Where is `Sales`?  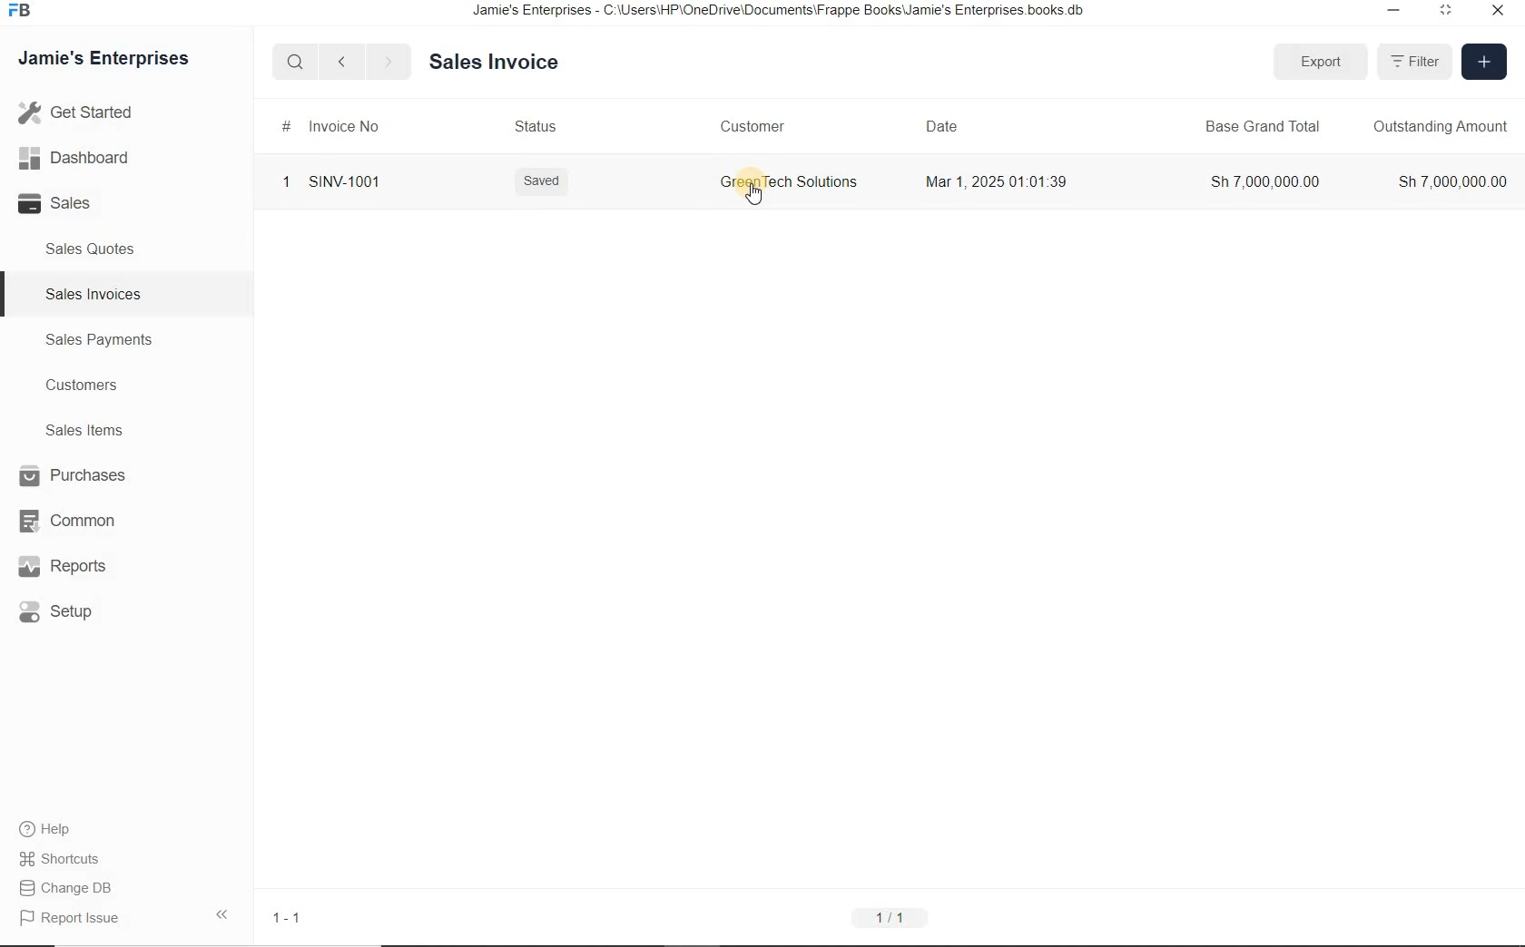 Sales is located at coordinates (62, 204).